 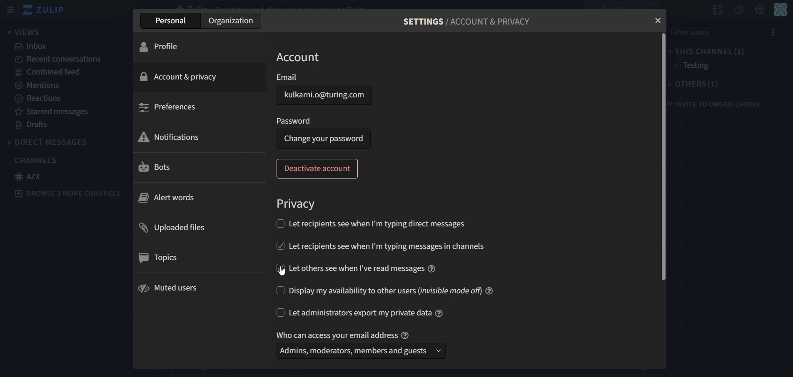 I want to click on personal, so click(x=170, y=22).